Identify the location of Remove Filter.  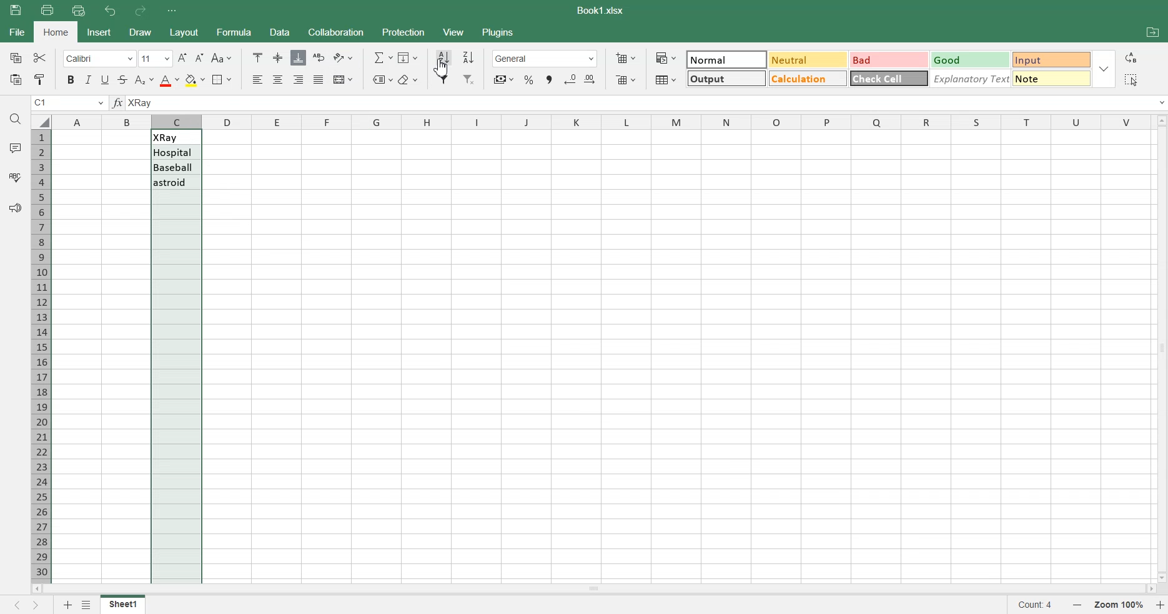
(470, 79).